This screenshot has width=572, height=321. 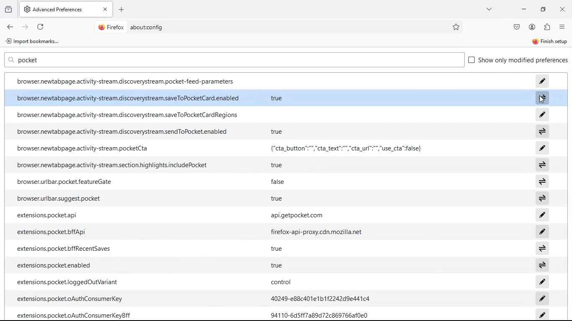 What do you see at coordinates (234, 59) in the screenshot?
I see `search box` at bounding box center [234, 59].